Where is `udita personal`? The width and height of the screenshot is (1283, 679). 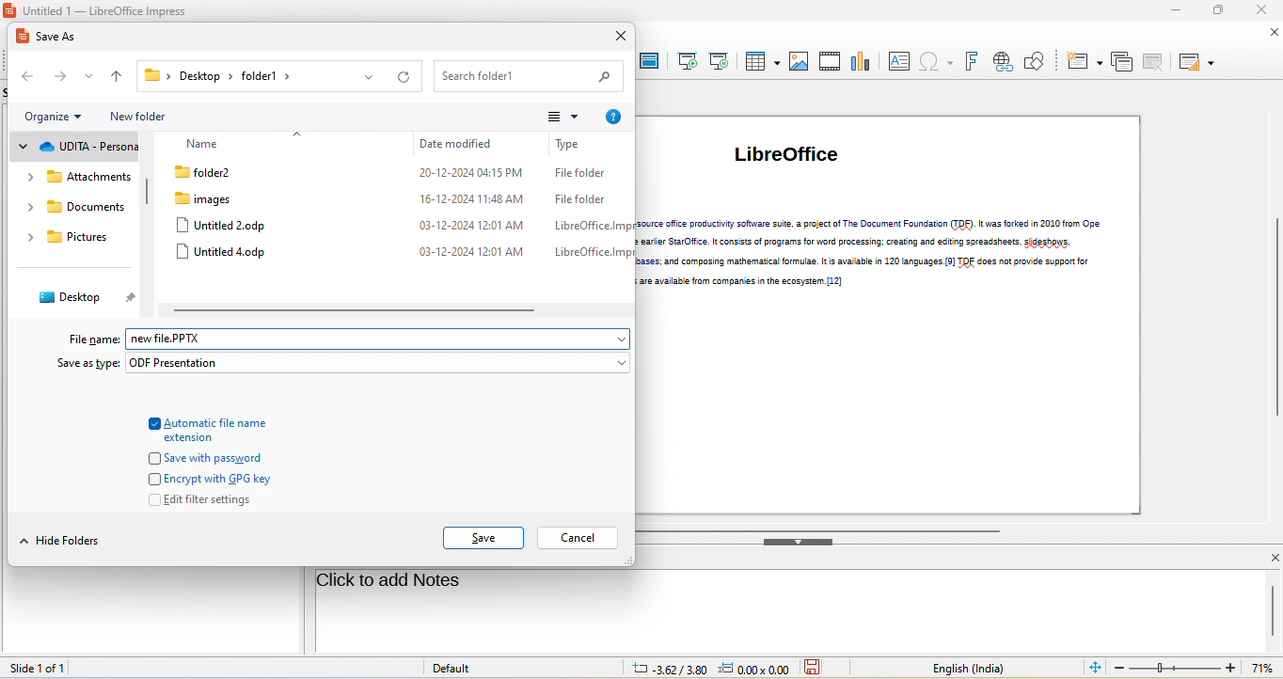
udita personal is located at coordinates (80, 147).